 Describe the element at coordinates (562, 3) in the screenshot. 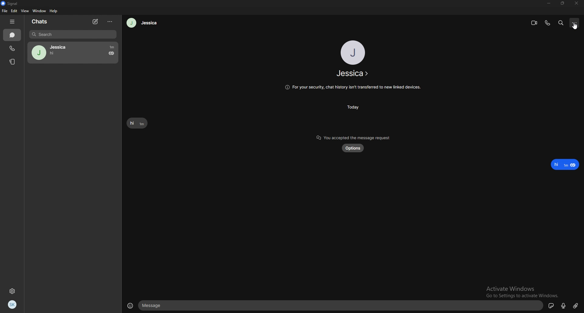

I see `resize` at that location.